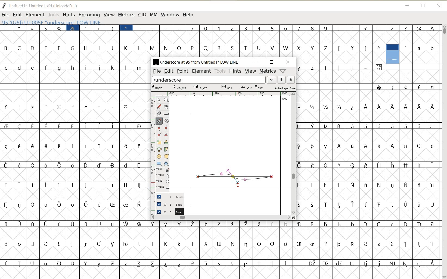 The image size is (447, 279). I want to click on change whether spiro is active or not, so click(166, 120).